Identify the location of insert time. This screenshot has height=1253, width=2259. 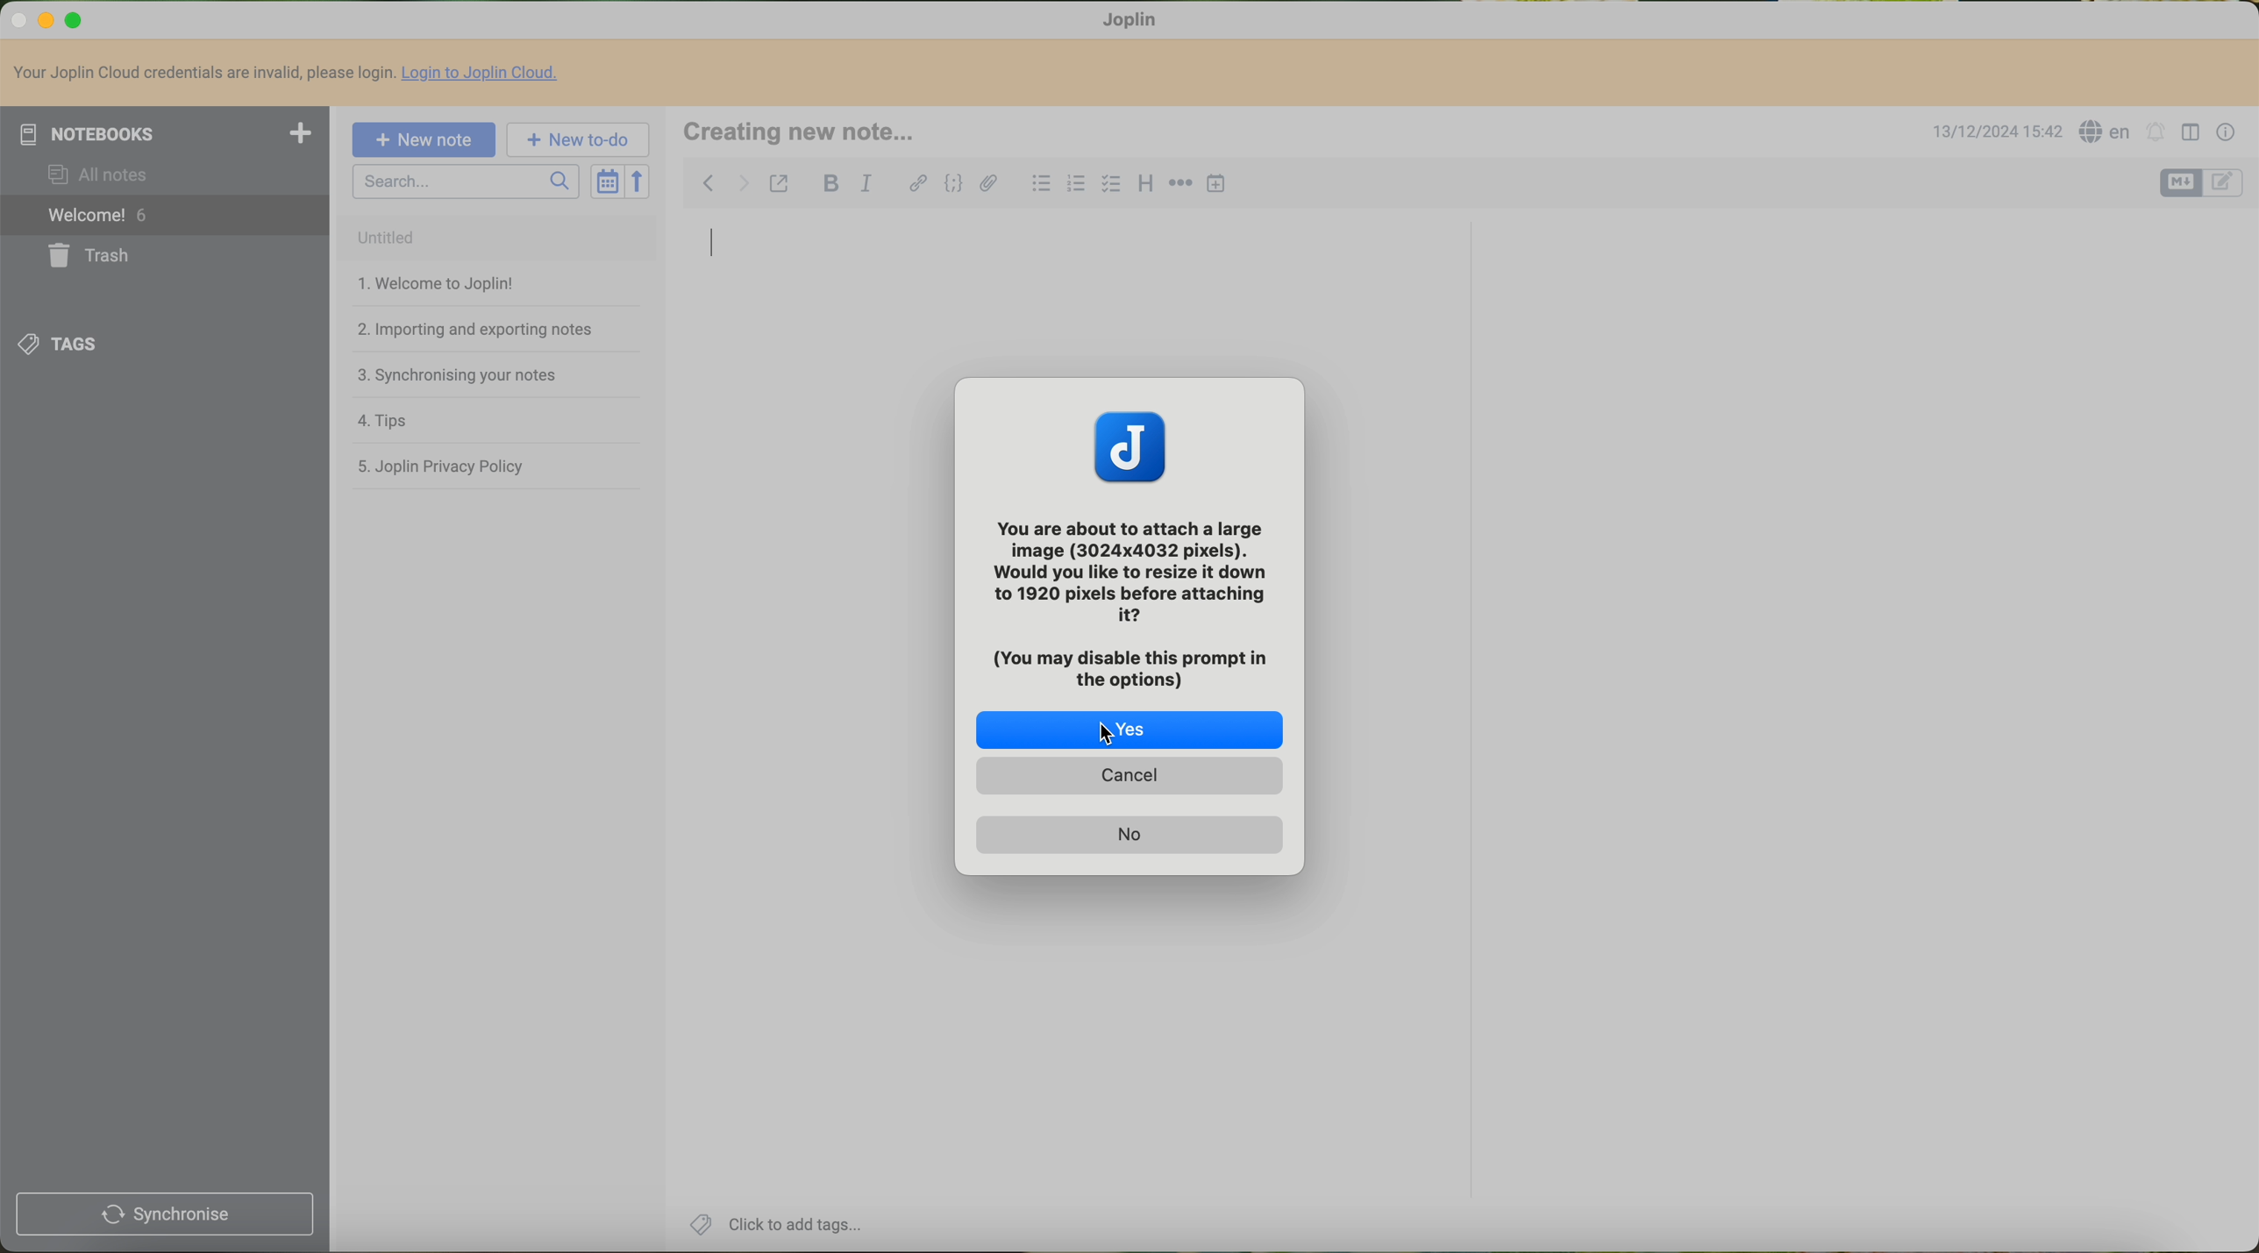
(1216, 186).